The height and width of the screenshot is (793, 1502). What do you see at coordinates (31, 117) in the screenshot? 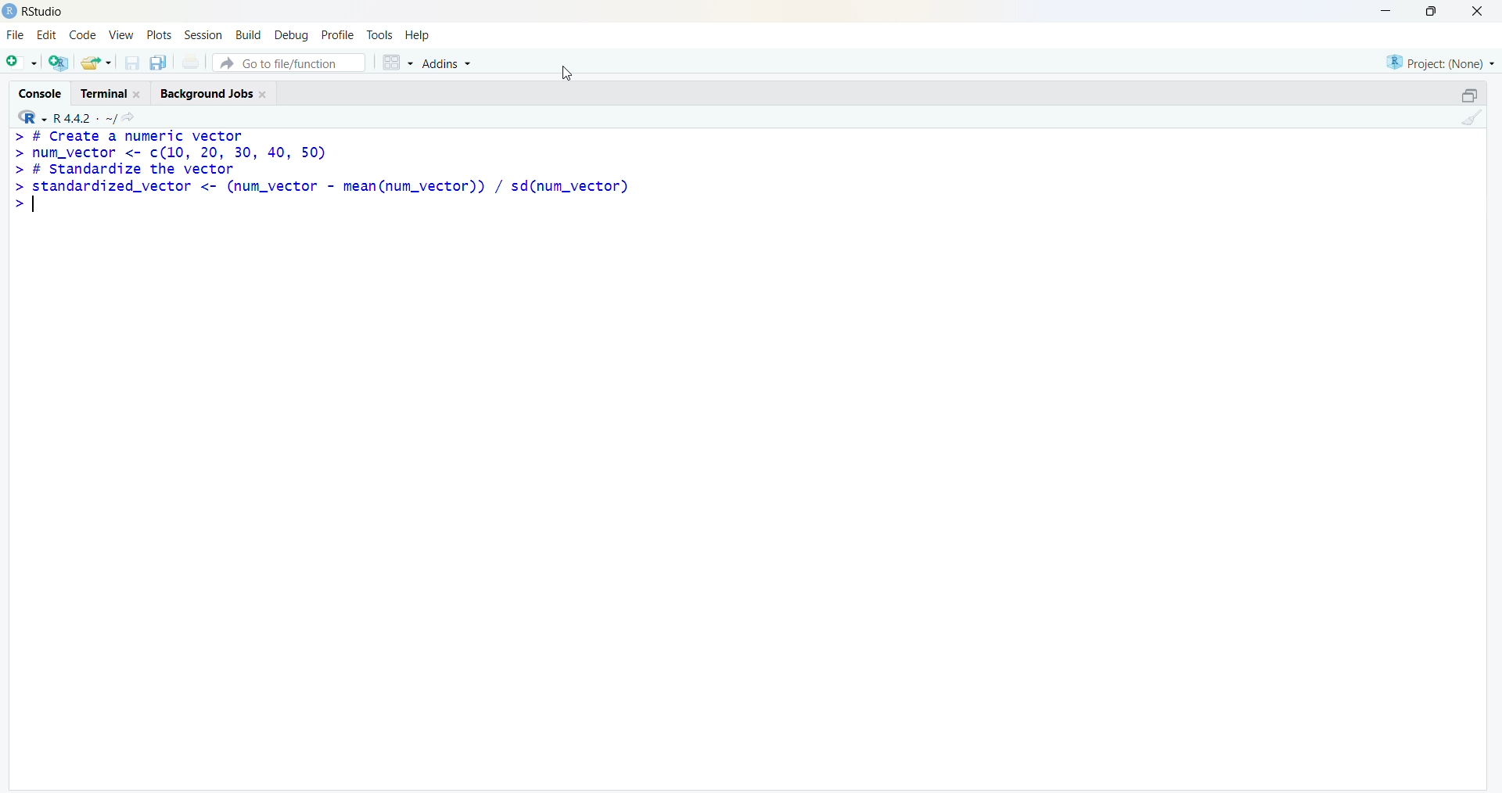
I see `R` at bounding box center [31, 117].